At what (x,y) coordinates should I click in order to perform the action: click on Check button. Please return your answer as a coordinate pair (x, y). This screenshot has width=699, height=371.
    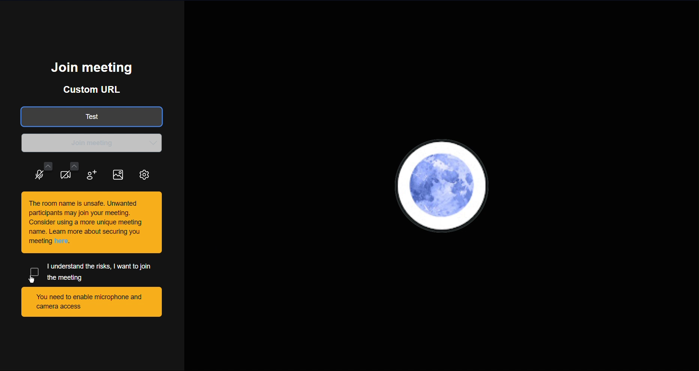
    Looking at the image, I should click on (35, 271).